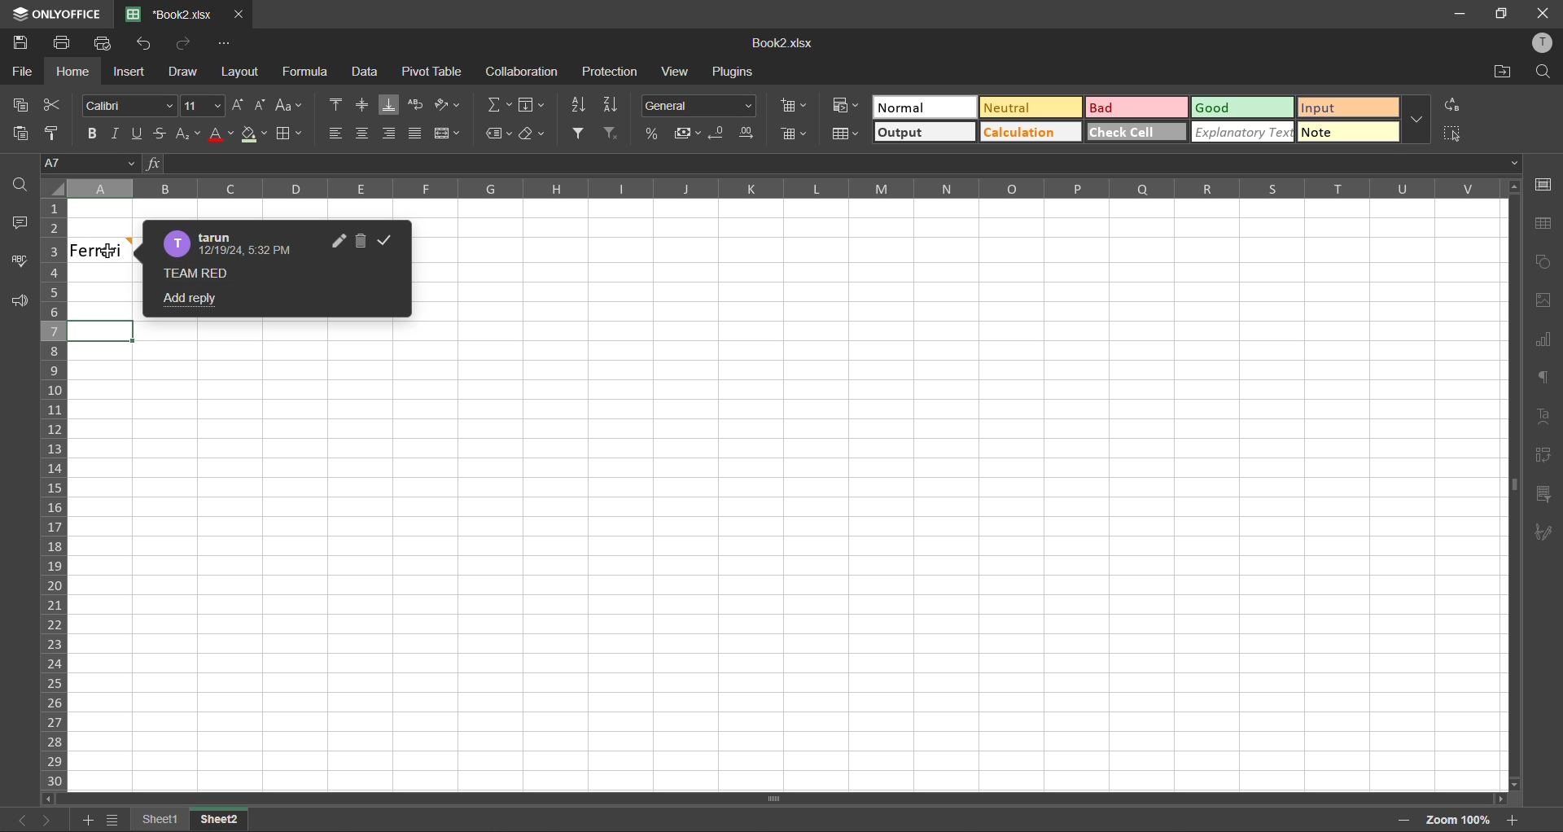 Image resolution: width=1563 pixels, height=832 pixels. Describe the element at coordinates (449, 103) in the screenshot. I see `orientation` at that location.